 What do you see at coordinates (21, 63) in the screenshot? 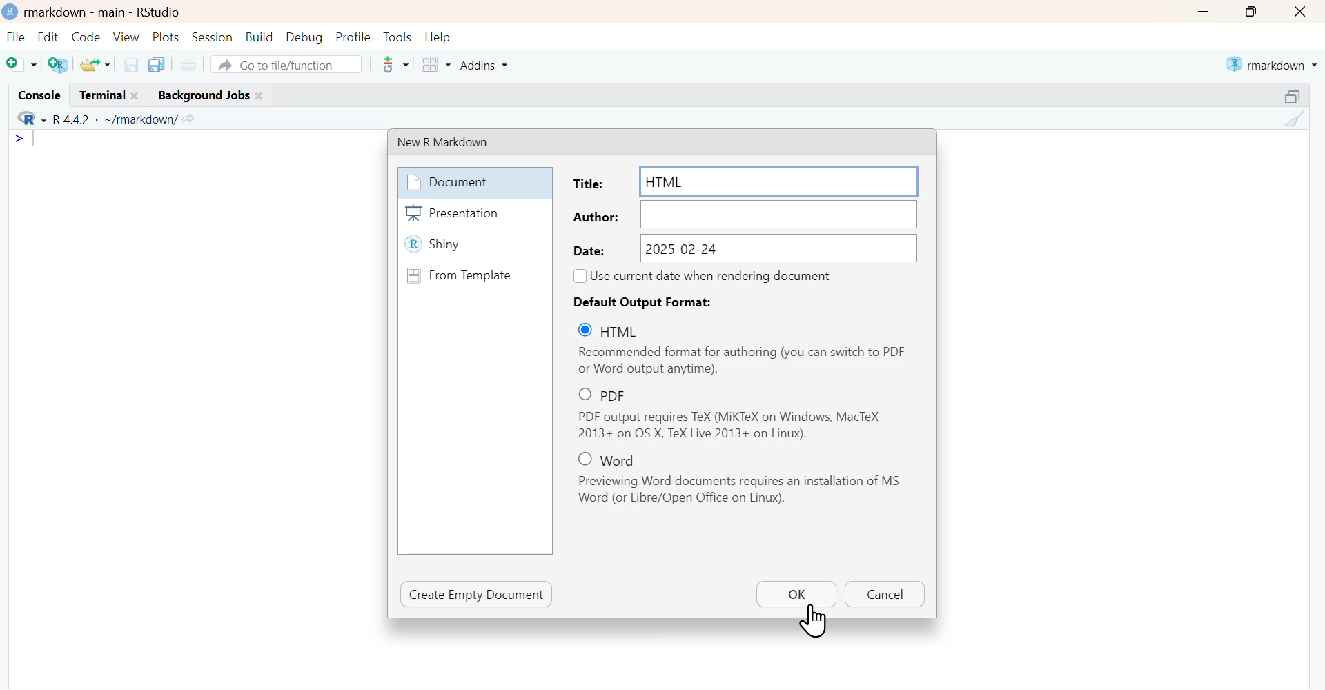
I see `New file` at bounding box center [21, 63].